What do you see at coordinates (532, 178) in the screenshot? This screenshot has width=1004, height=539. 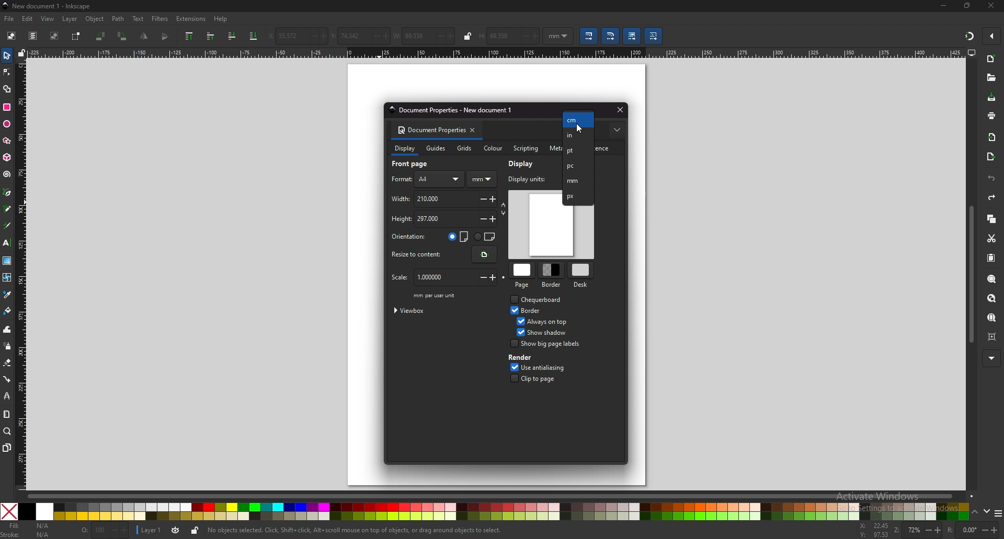 I see `display units` at bounding box center [532, 178].